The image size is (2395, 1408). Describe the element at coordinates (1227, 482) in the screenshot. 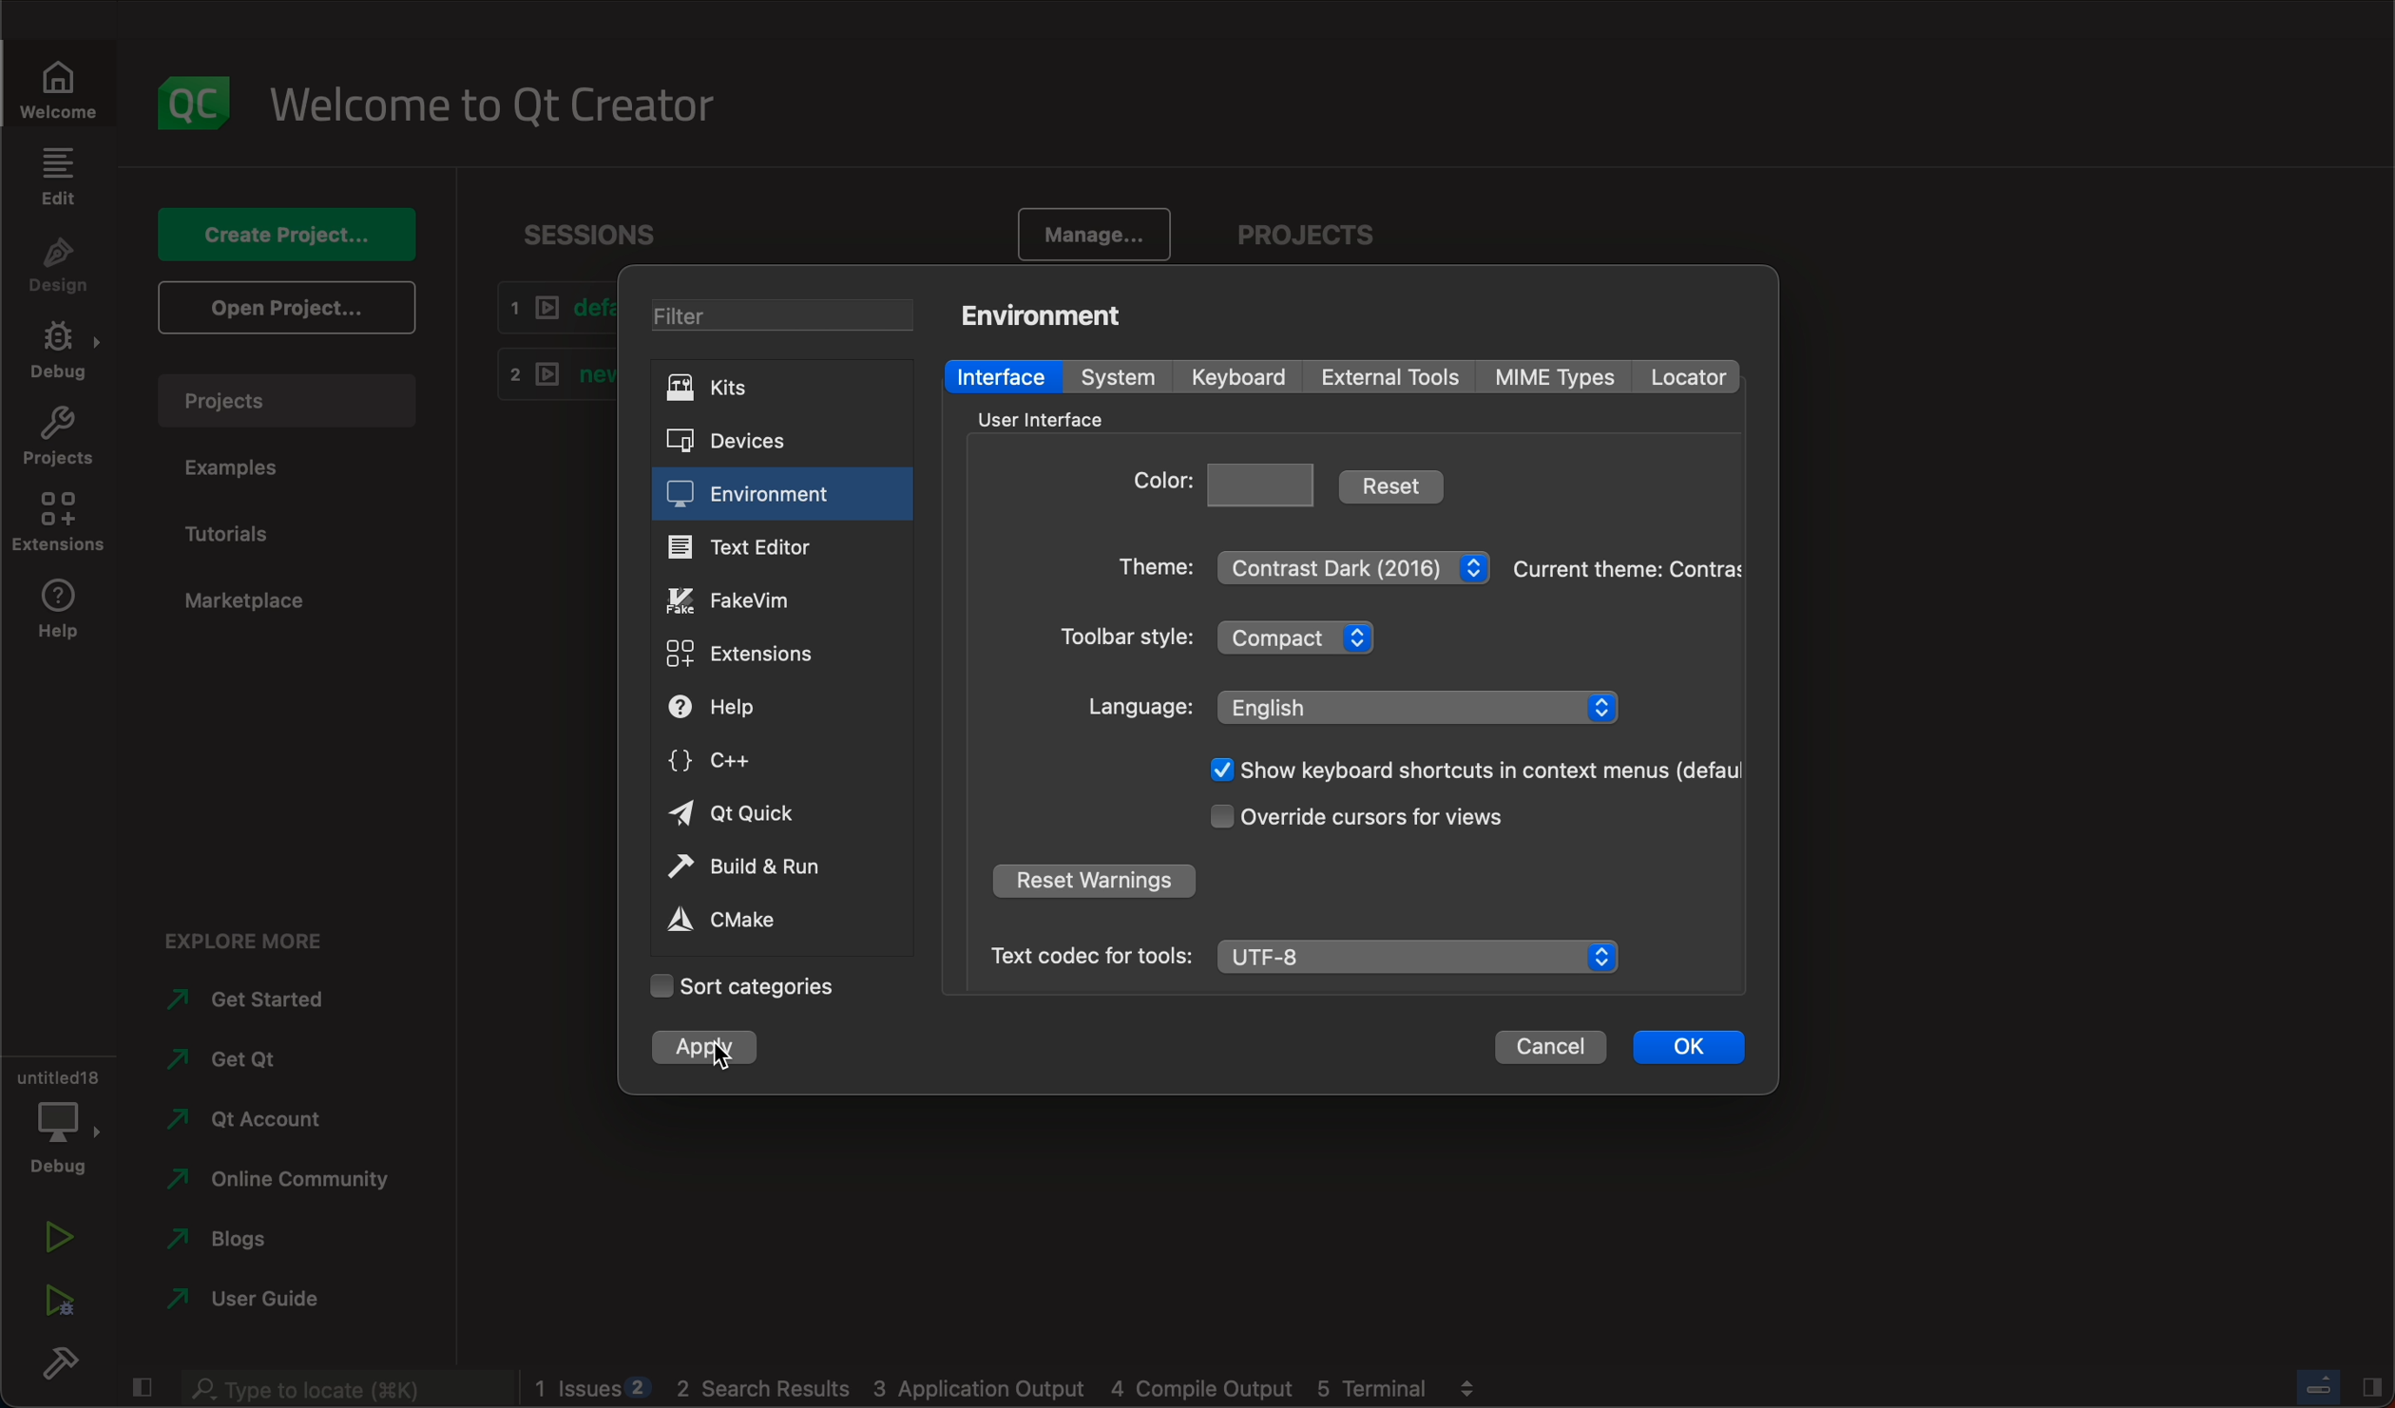

I see `color` at that location.